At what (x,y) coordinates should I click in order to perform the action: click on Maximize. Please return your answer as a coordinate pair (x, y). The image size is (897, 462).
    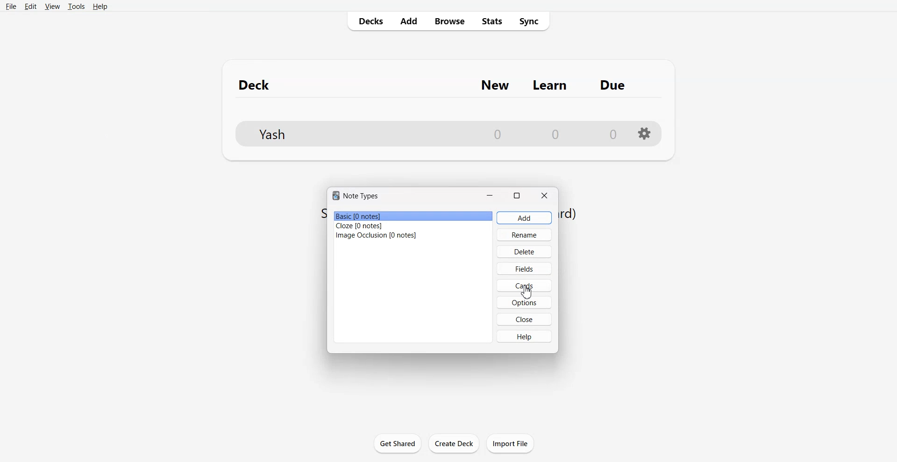
    Looking at the image, I should click on (516, 195).